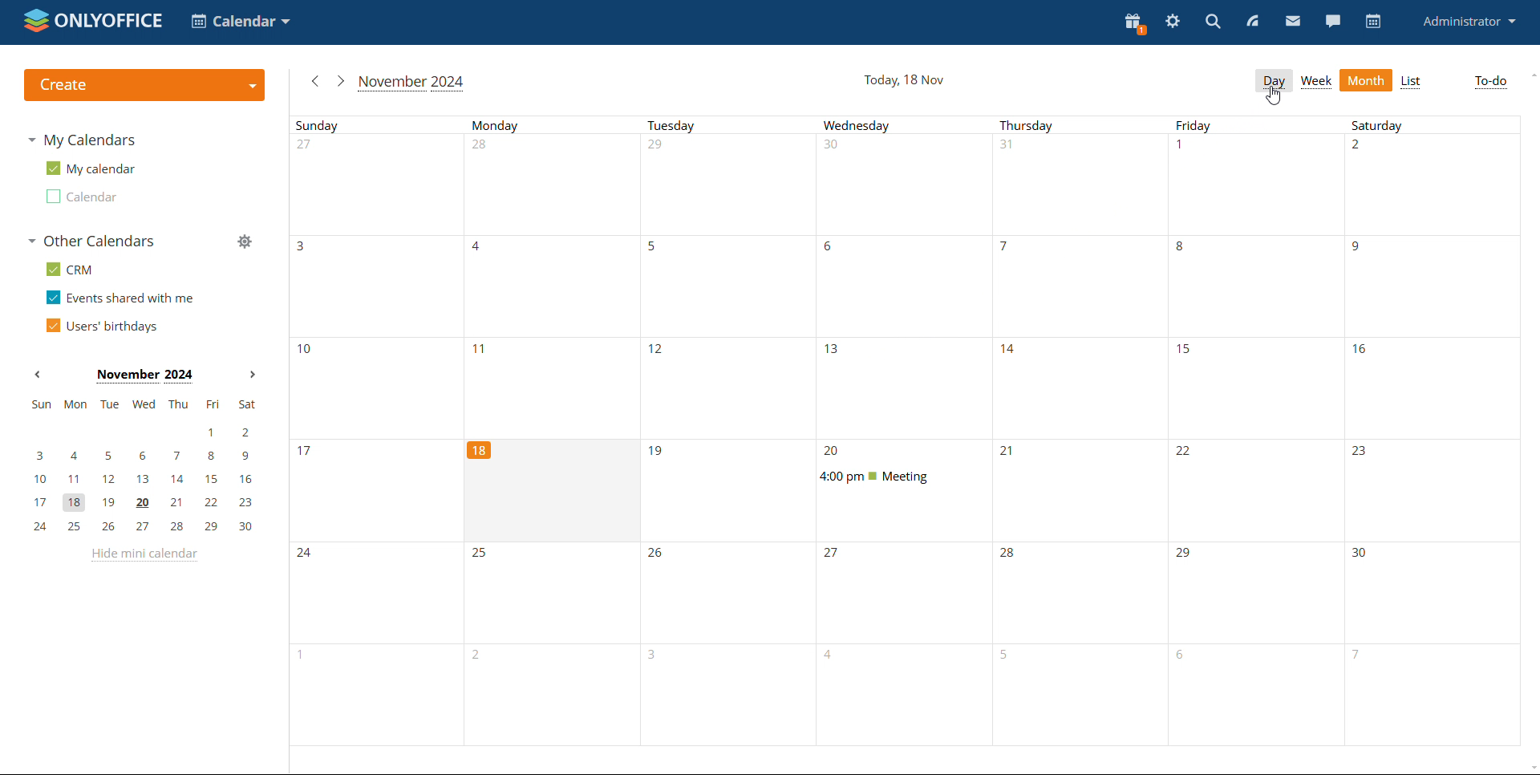 This screenshot has height=775, width=1540. Describe the element at coordinates (83, 197) in the screenshot. I see `second calendar` at that location.